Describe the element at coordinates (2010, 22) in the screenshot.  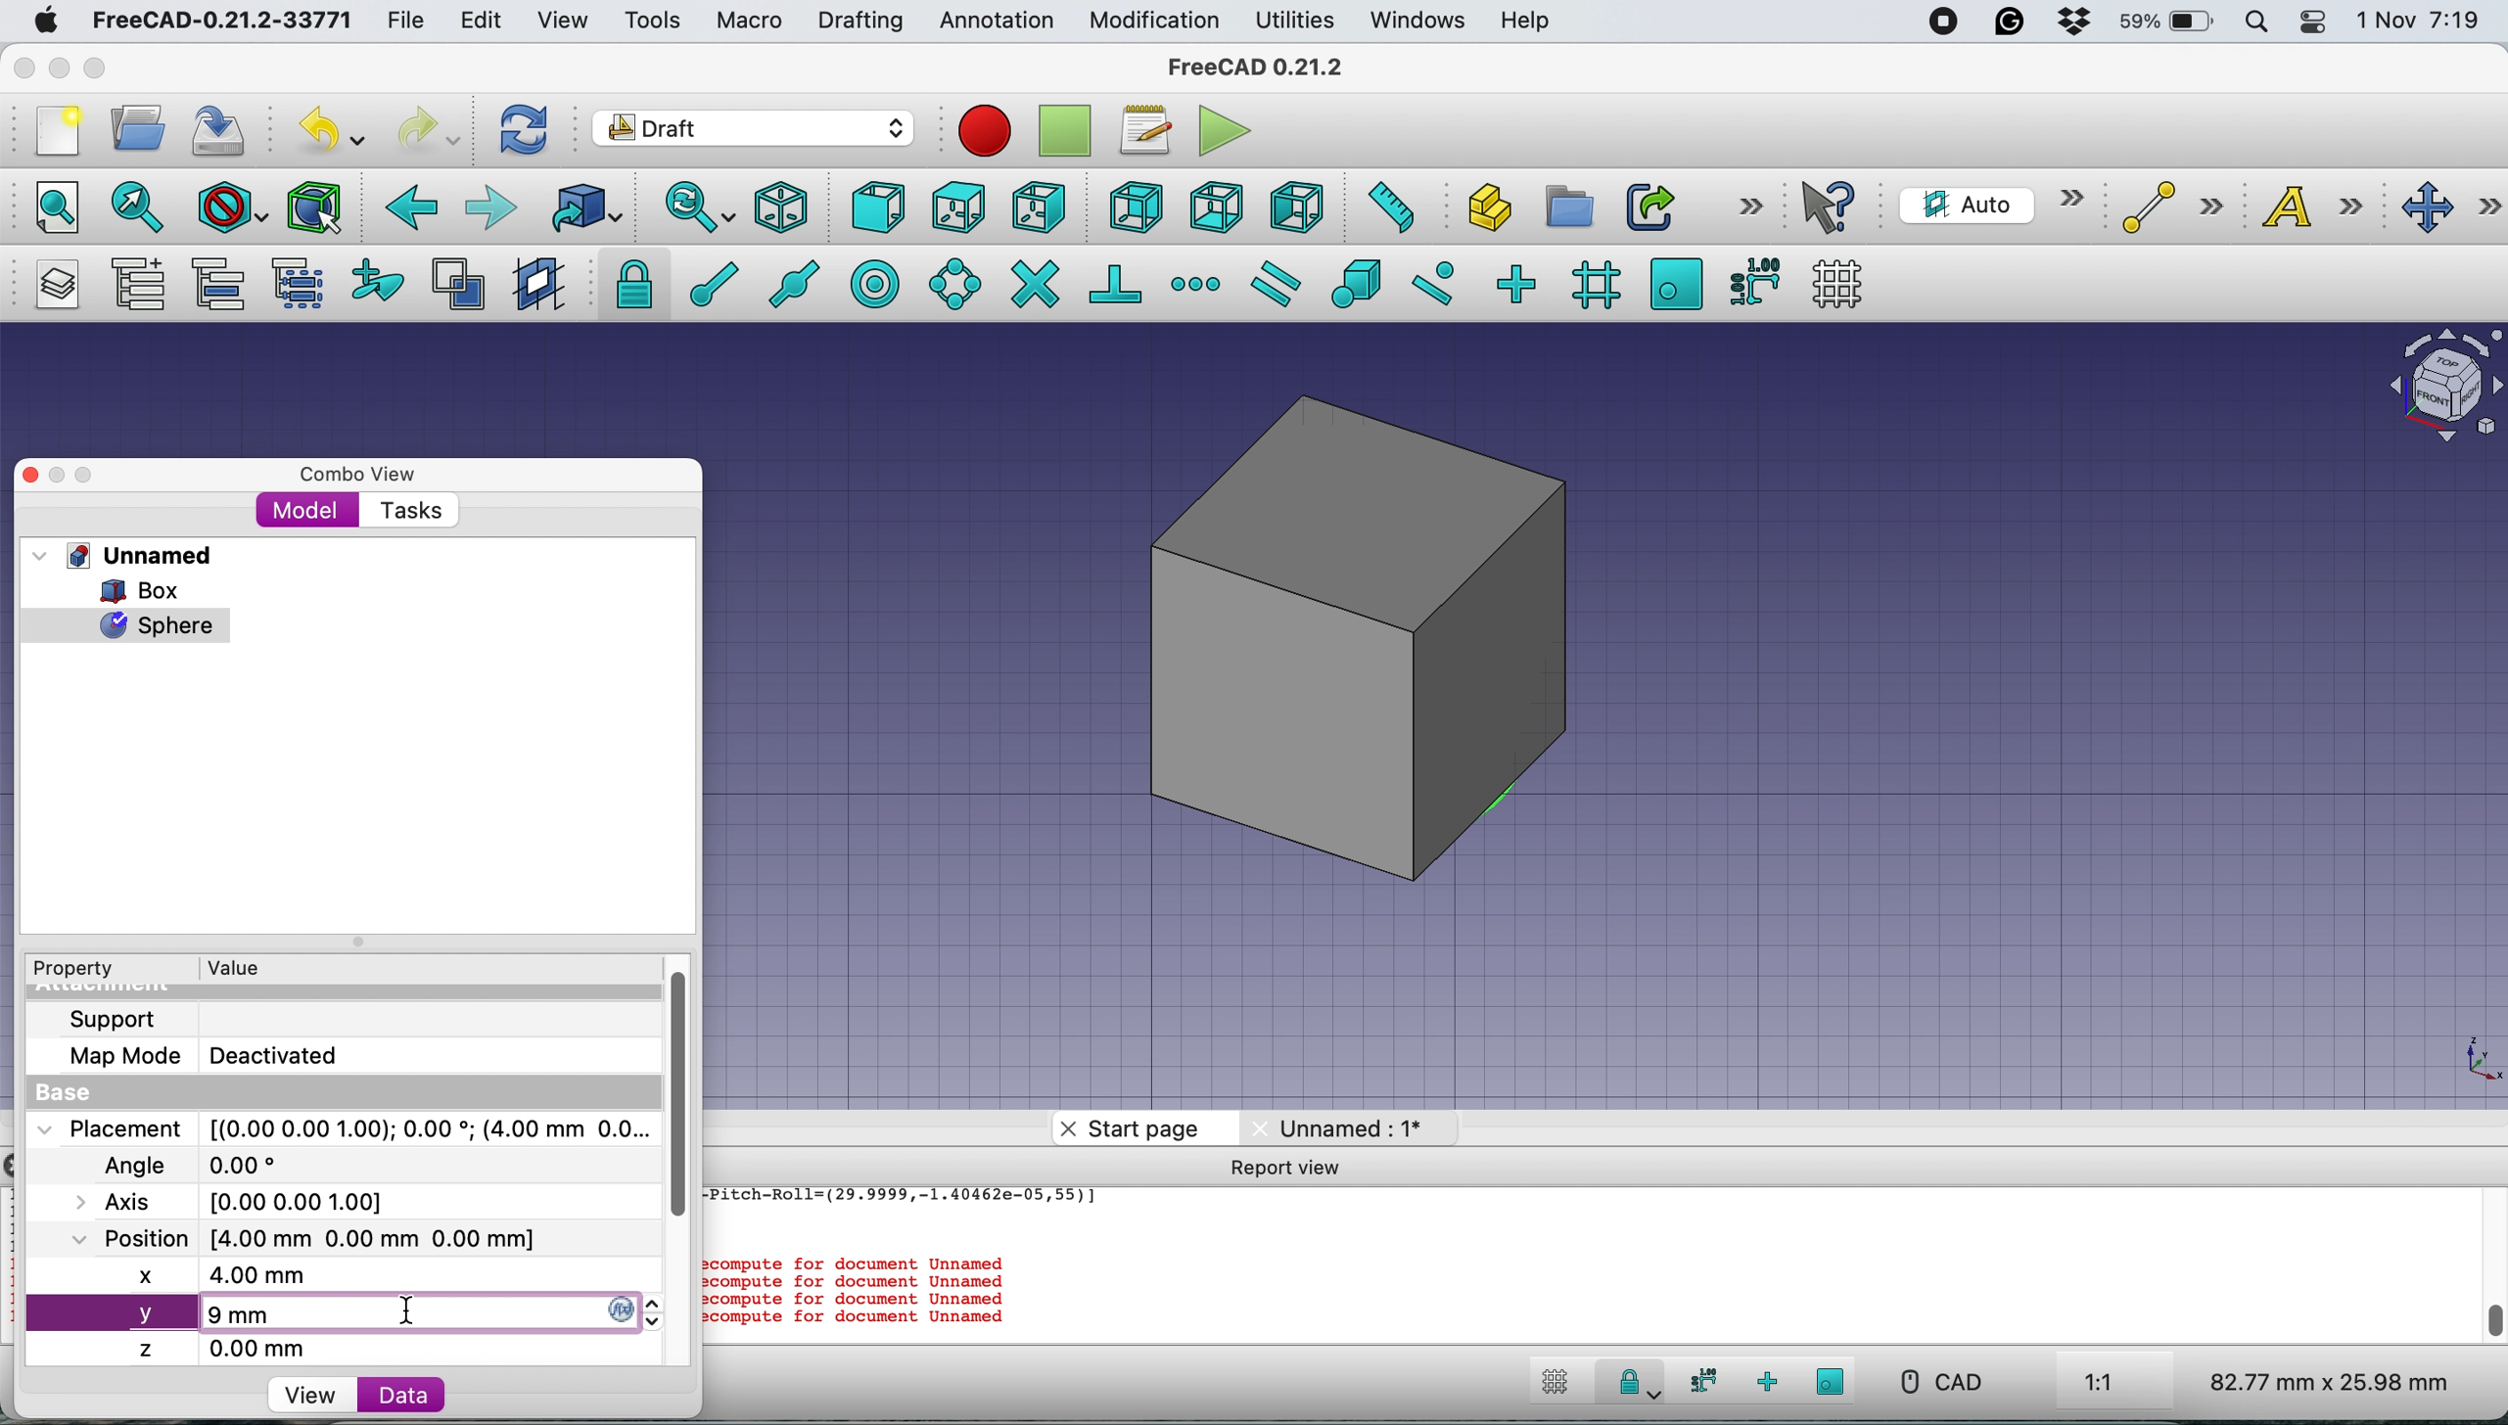
I see `grammarly` at that location.